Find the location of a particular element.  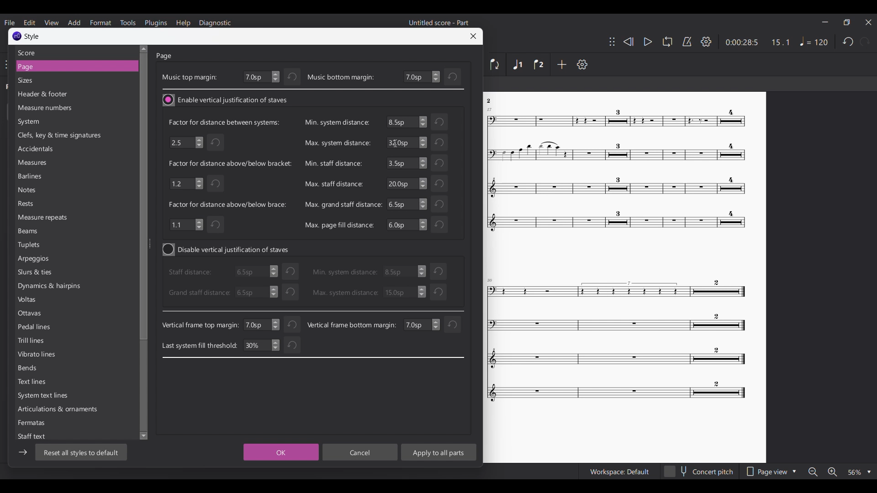

Indicates factor for distance between systems is located at coordinates (223, 122).